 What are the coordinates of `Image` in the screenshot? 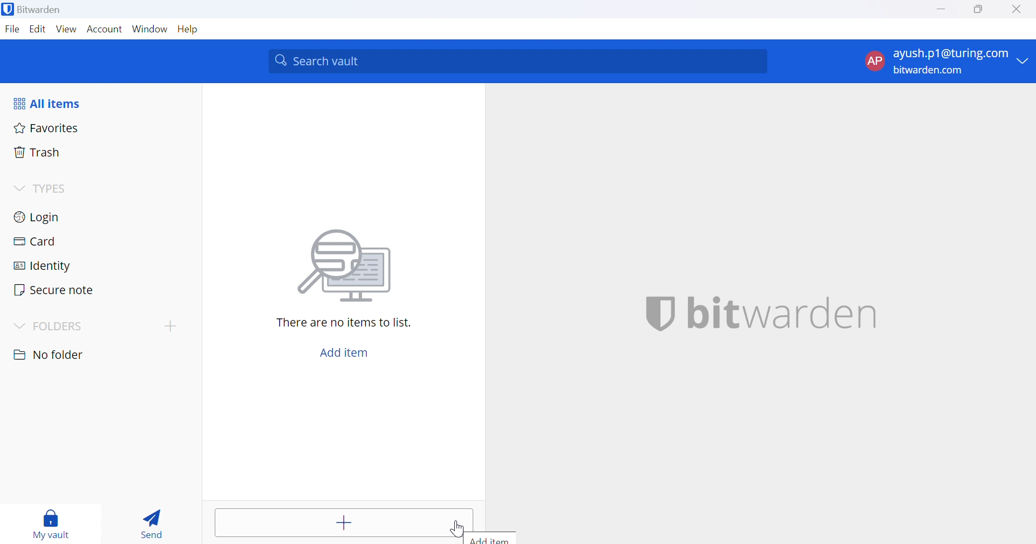 It's located at (346, 266).